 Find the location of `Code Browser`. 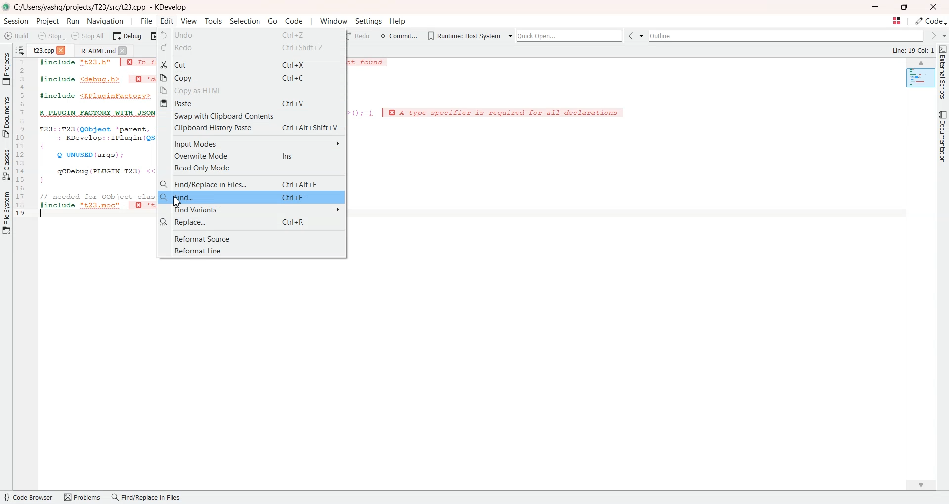

Code Browser is located at coordinates (29, 498).